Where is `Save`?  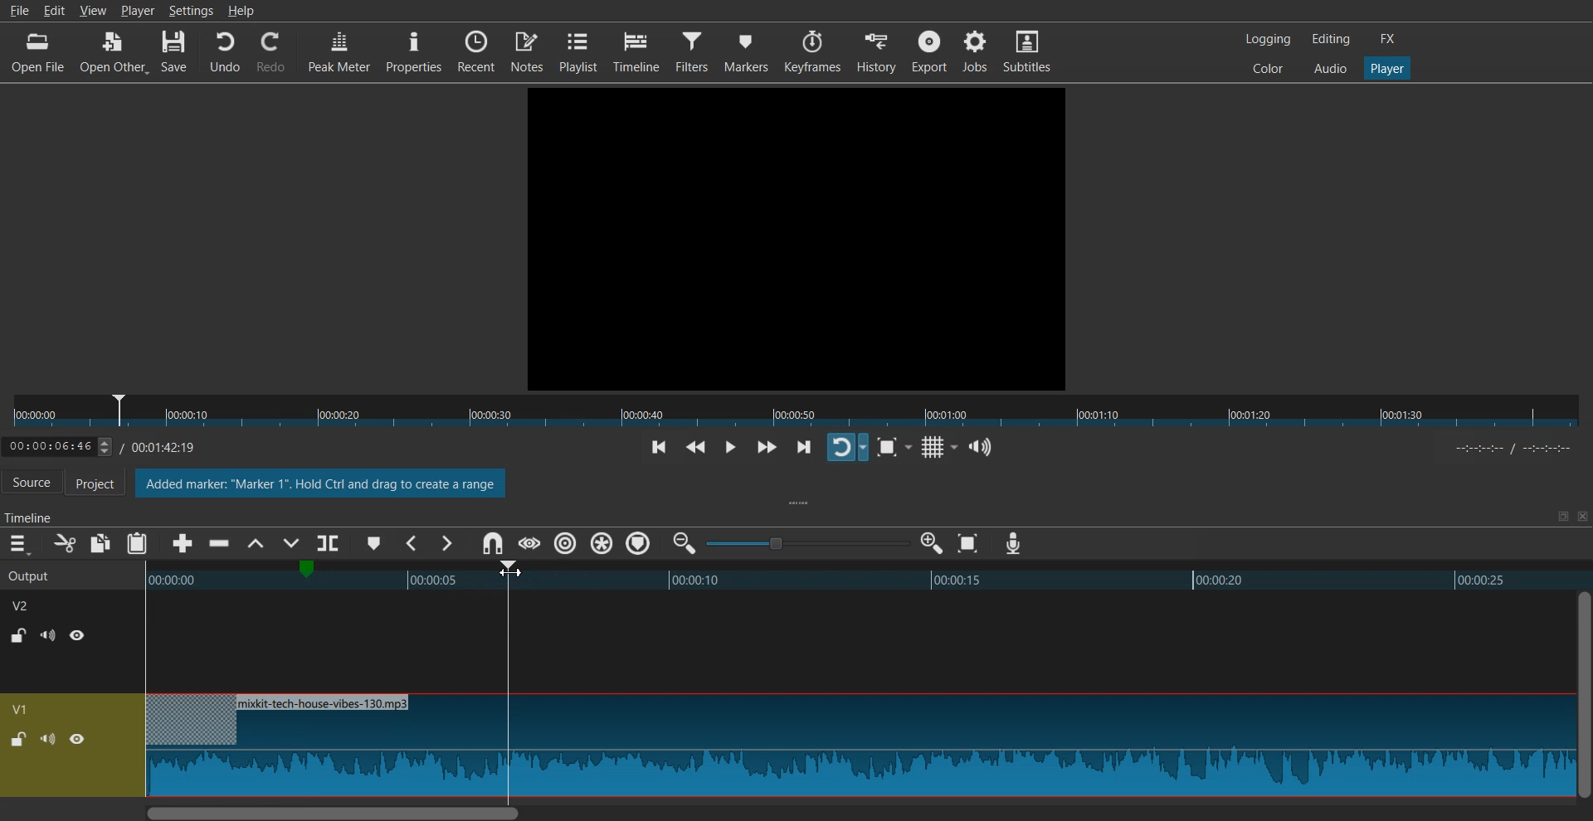 Save is located at coordinates (175, 52).